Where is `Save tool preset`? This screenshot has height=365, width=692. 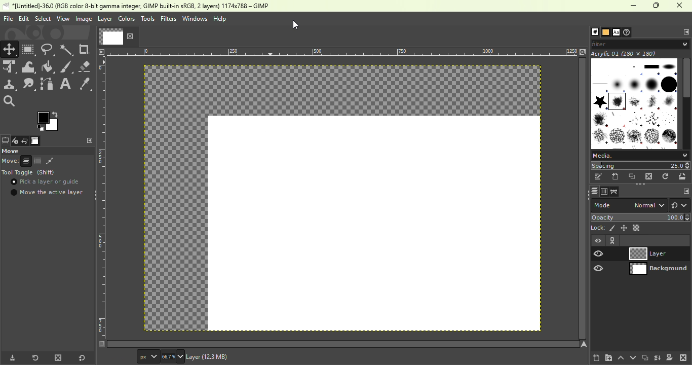 Save tool preset is located at coordinates (11, 358).